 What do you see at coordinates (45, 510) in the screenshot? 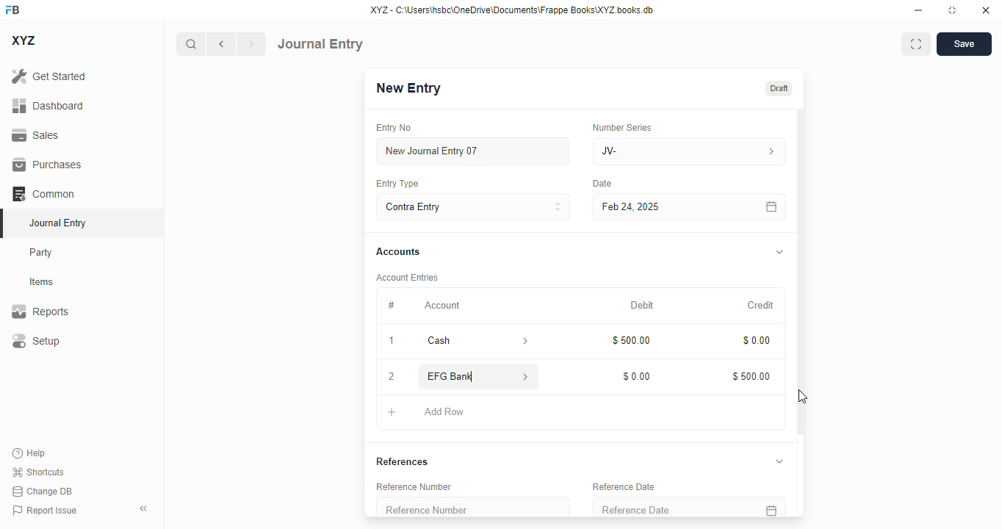
I see `report issue` at bounding box center [45, 510].